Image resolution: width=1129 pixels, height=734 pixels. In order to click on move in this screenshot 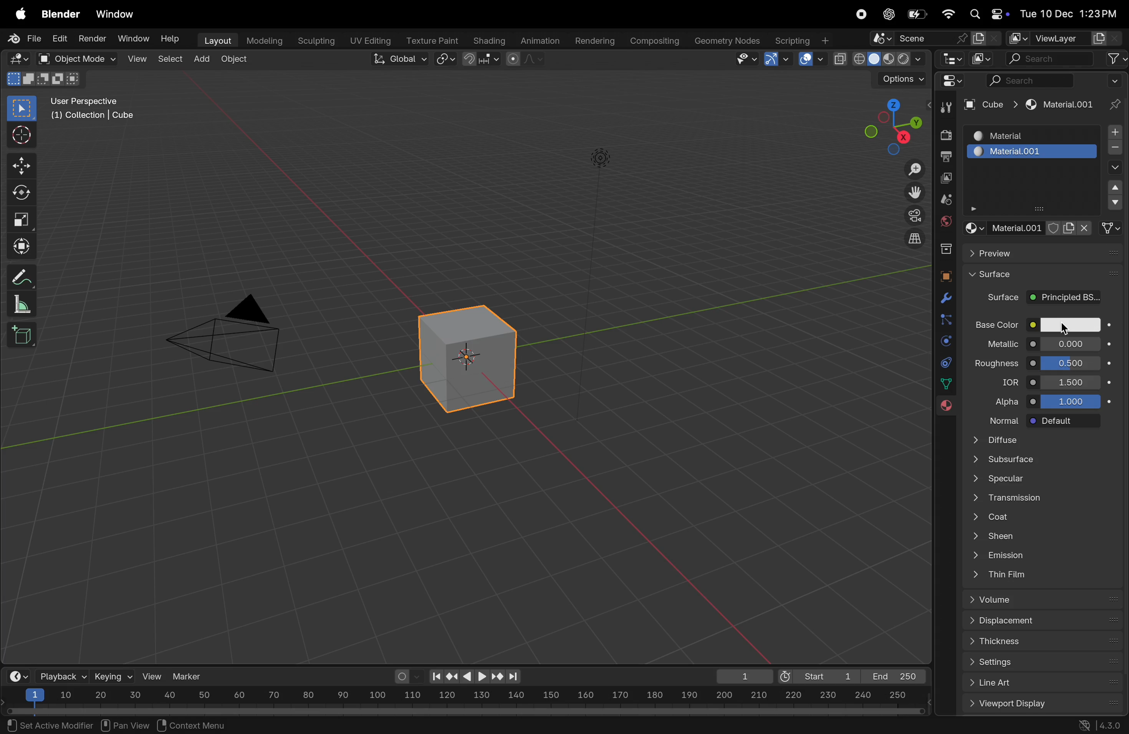, I will do `click(21, 166)`.